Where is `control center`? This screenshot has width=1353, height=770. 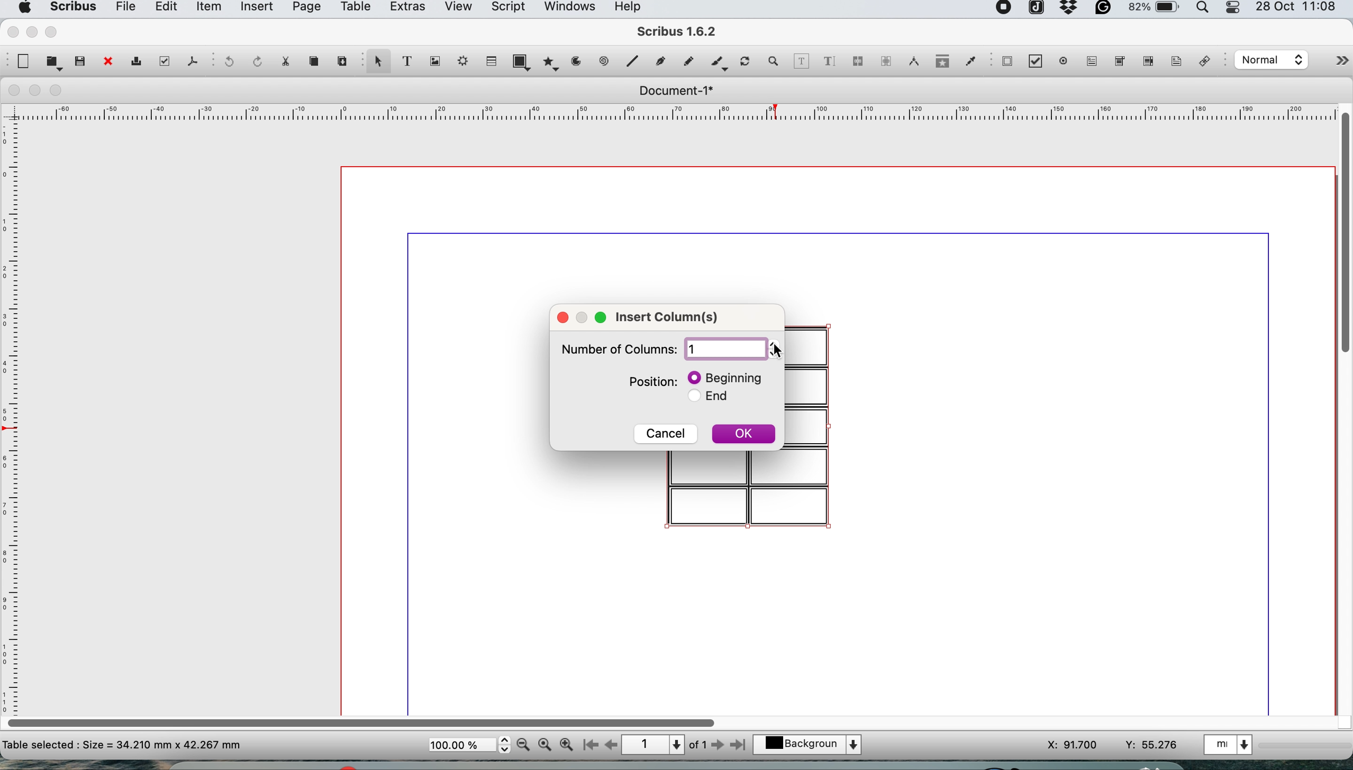 control center is located at coordinates (1234, 8).